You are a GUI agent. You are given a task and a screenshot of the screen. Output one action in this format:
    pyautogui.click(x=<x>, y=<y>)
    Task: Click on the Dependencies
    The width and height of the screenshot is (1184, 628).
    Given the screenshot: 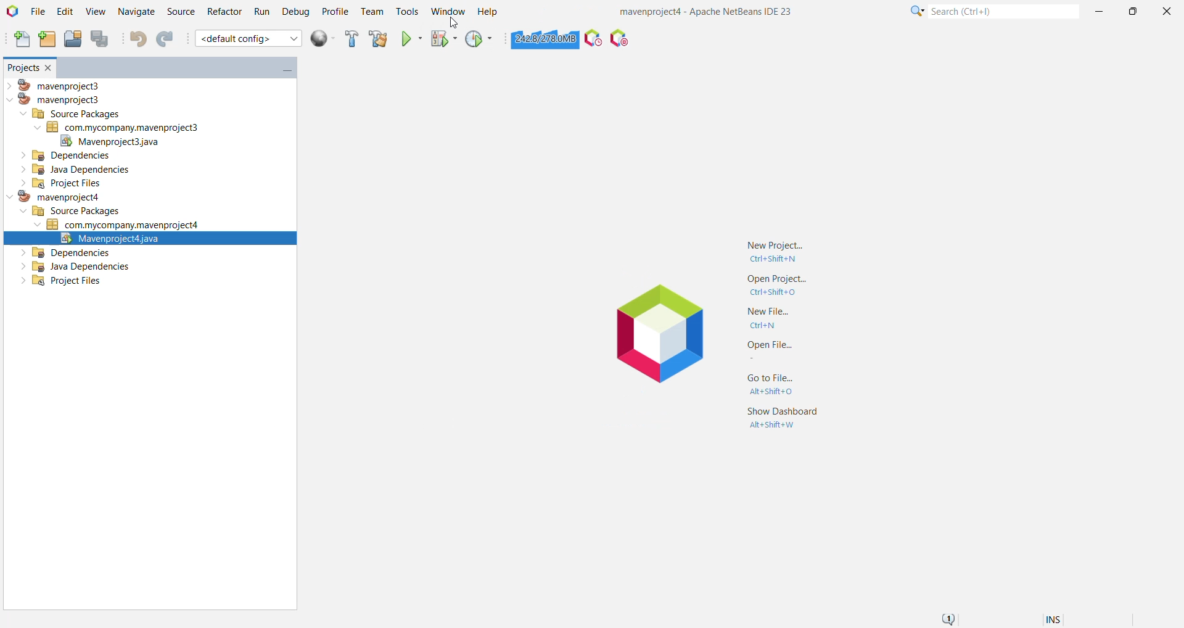 What is the action you would take?
    pyautogui.click(x=66, y=155)
    